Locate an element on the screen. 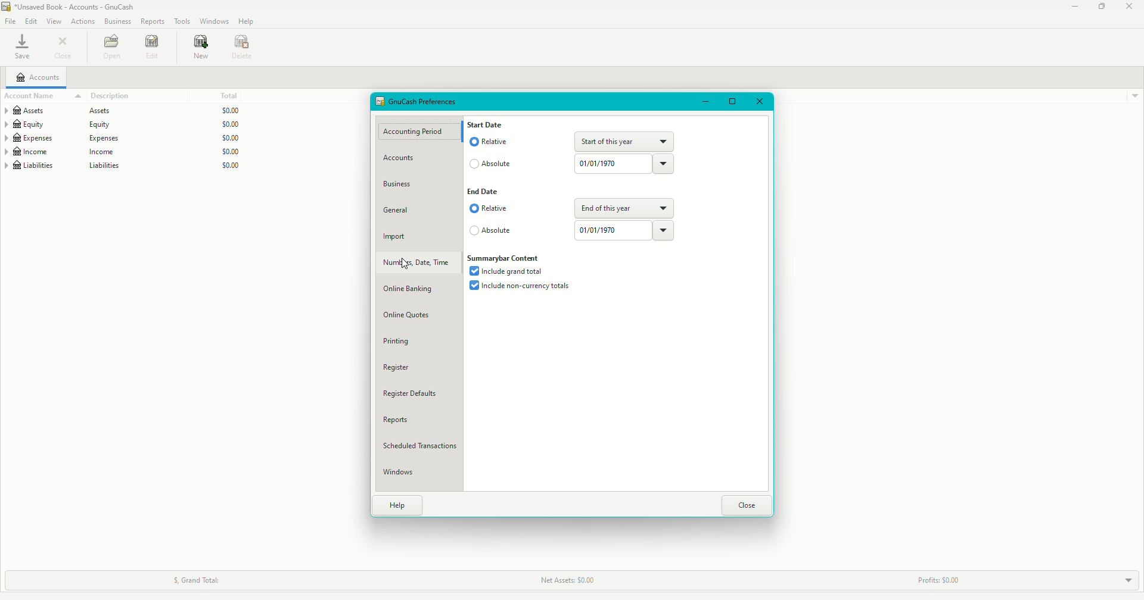  Scheduled Transactions is located at coordinates (425, 446).